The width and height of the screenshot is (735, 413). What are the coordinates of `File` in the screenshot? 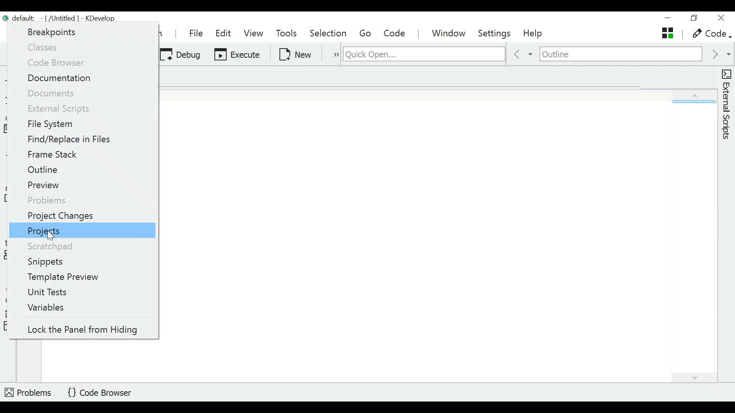 It's located at (196, 32).